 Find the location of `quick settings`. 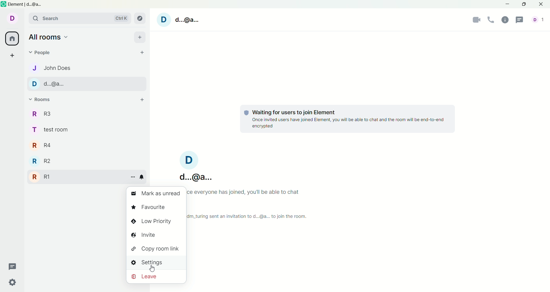

quick settings is located at coordinates (11, 283).